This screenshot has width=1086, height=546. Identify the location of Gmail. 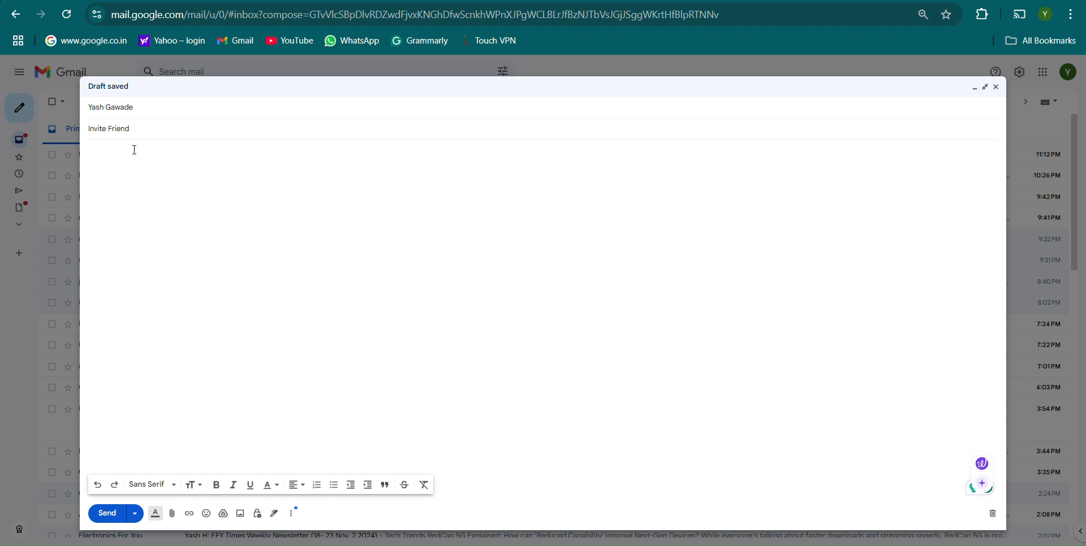
(236, 41).